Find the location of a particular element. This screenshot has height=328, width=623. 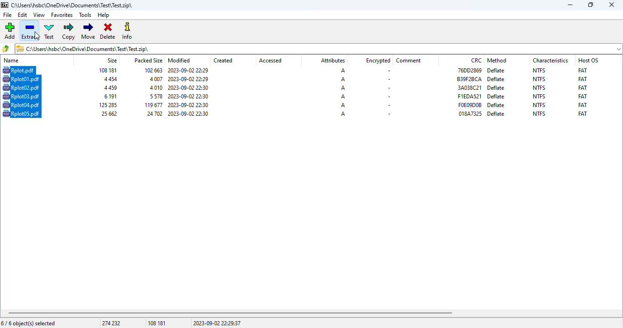

- is located at coordinates (388, 97).